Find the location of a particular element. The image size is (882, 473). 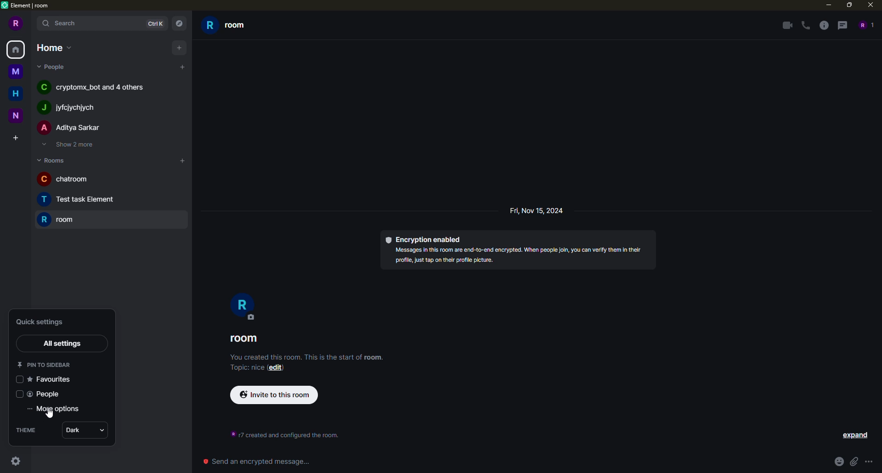

send encrypted message is located at coordinates (257, 462).